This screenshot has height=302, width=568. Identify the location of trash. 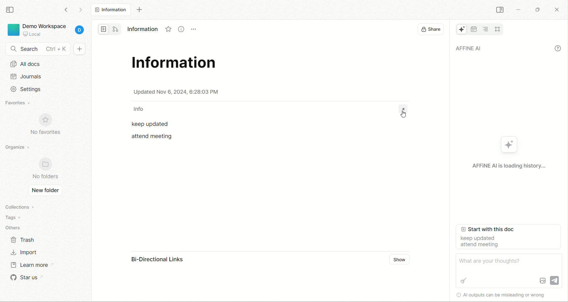
(25, 240).